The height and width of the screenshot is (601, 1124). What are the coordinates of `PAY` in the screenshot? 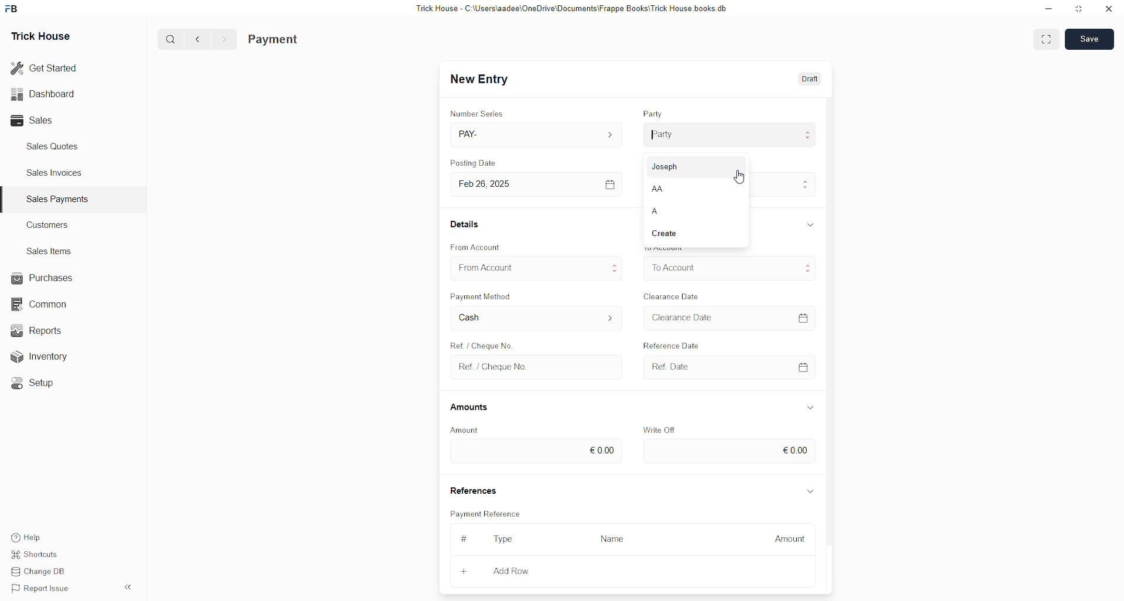 It's located at (539, 134).